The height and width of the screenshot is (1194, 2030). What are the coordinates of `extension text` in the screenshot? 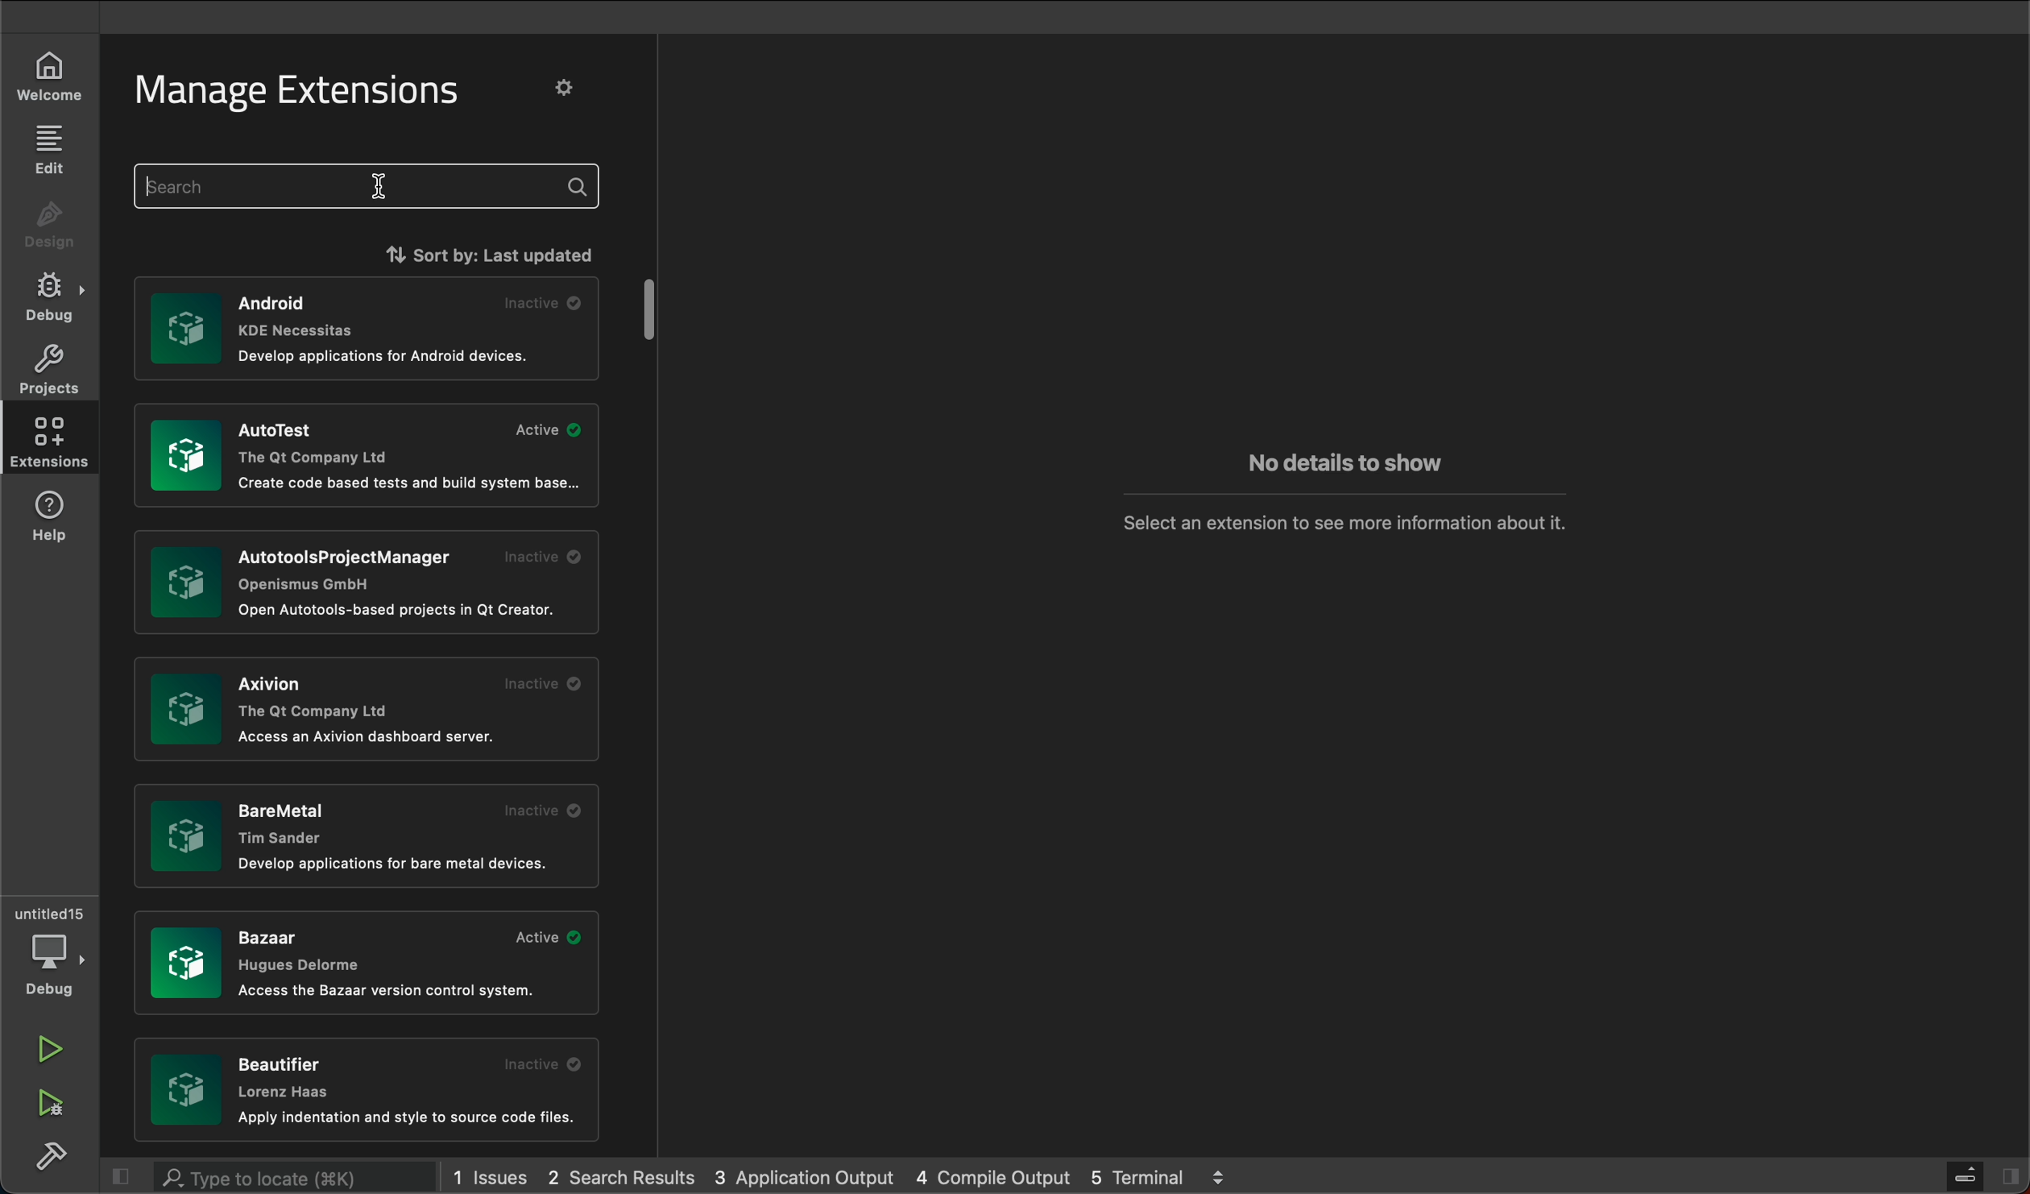 It's located at (358, 568).